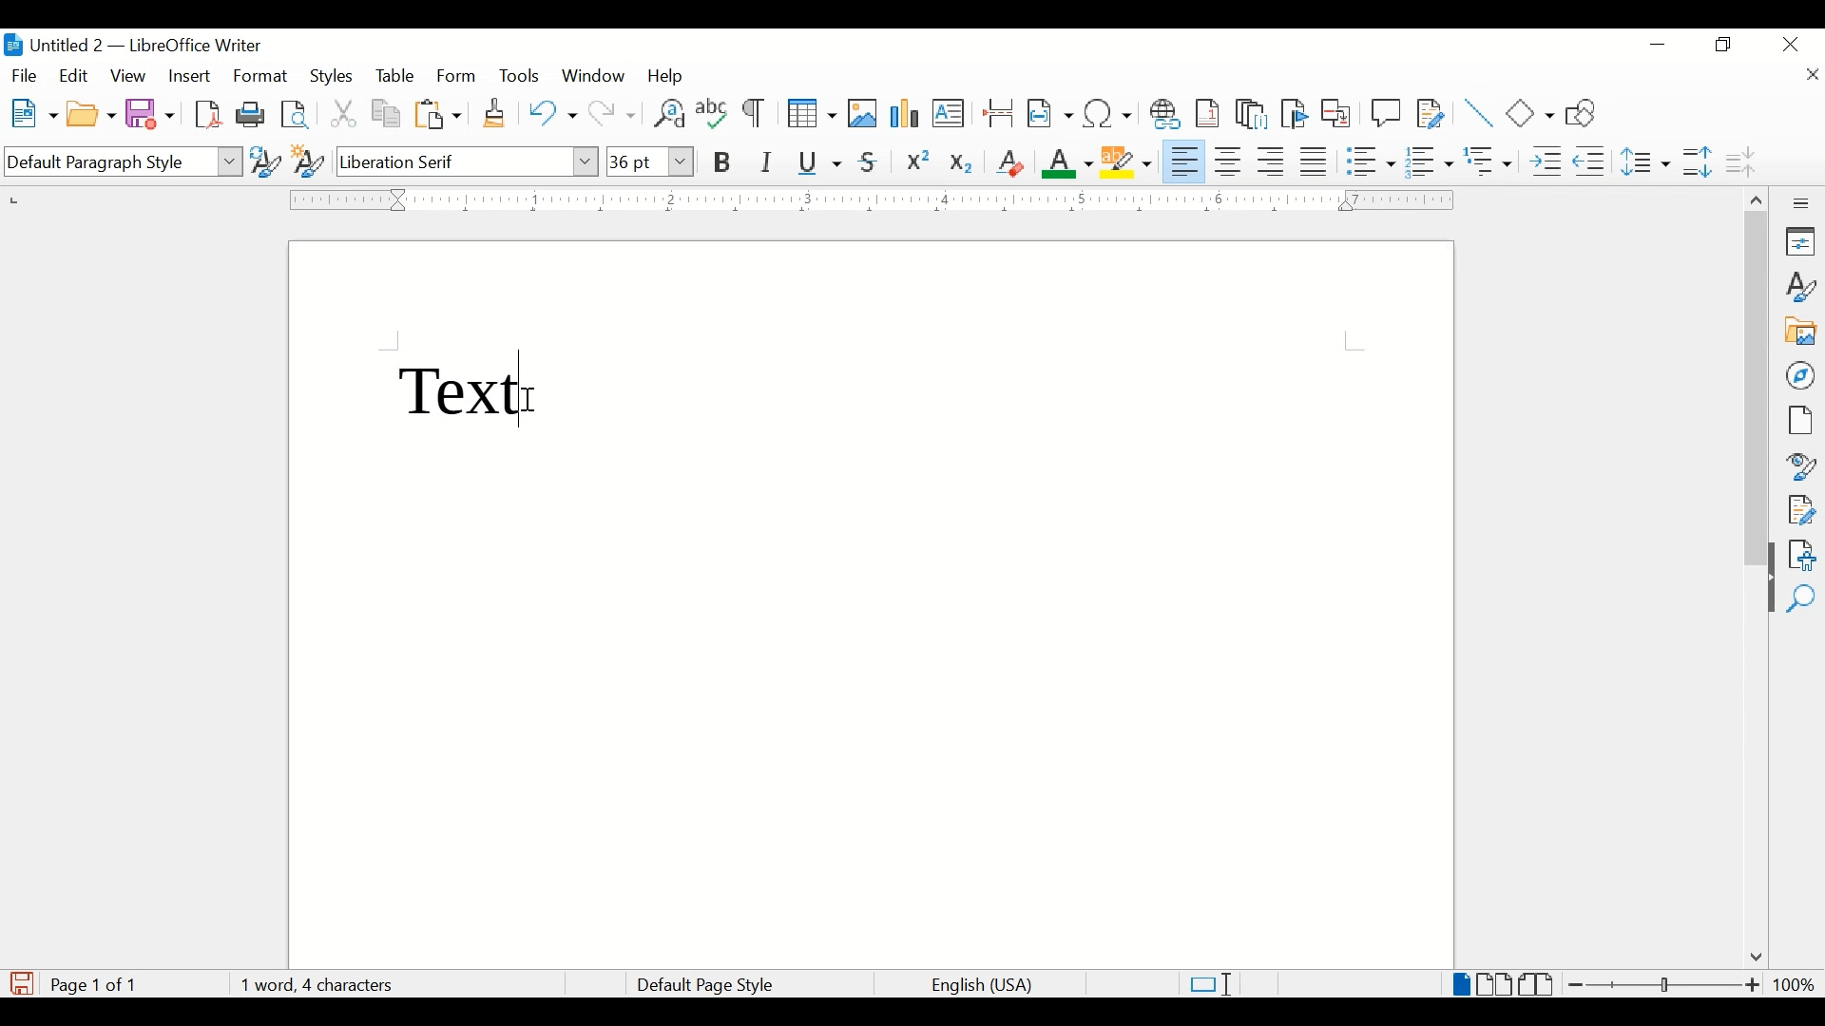 The height and width of the screenshot is (1026, 1825). Describe the element at coordinates (1539, 984) in the screenshot. I see `book view` at that location.